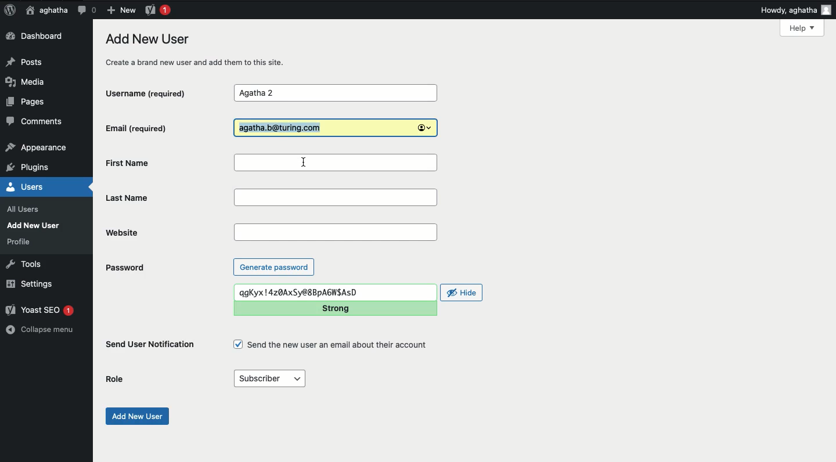  I want to click on Add new user, so click(136, 416).